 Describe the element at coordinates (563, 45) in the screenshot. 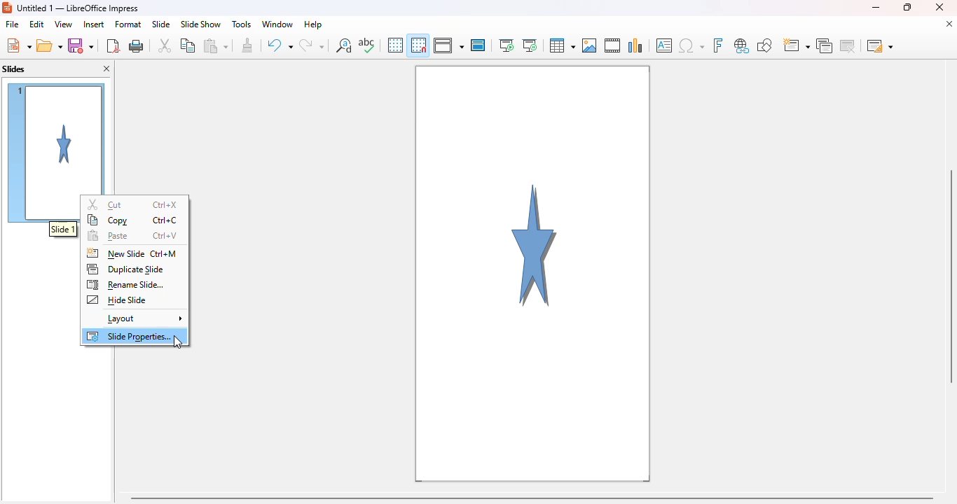

I see `table` at that location.